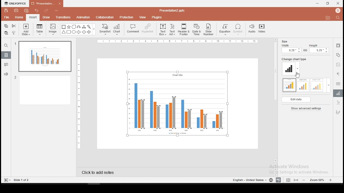 The image size is (344, 193). What do you see at coordinates (296, 99) in the screenshot?
I see `edit data` at bounding box center [296, 99].